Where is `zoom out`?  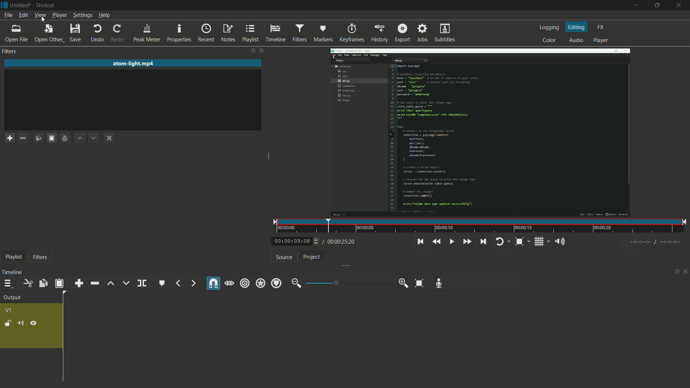
zoom out is located at coordinates (296, 284).